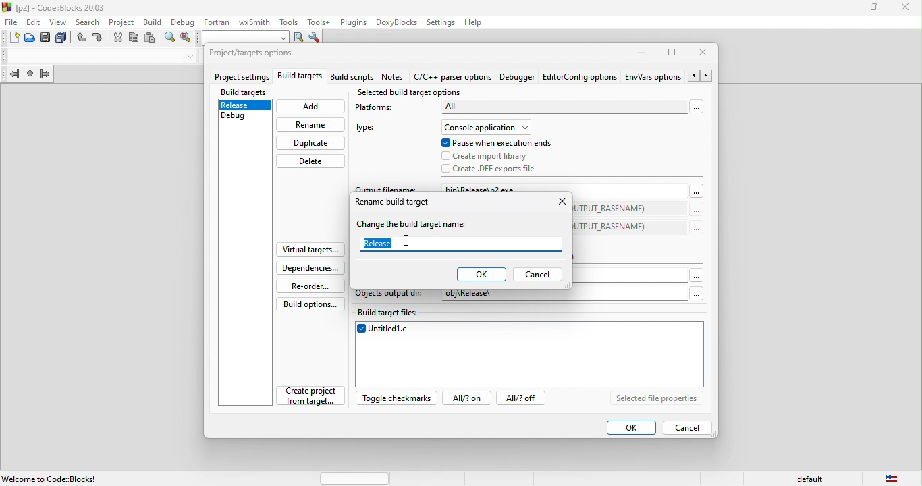 This screenshot has width=922, height=486. Describe the element at coordinates (82, 39) in the screenshot. I see `undo` at that location.